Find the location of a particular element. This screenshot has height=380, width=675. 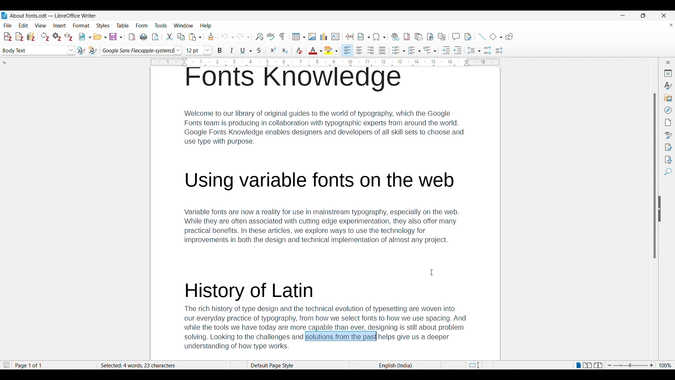

Undo is located at coordinates (227, 37).